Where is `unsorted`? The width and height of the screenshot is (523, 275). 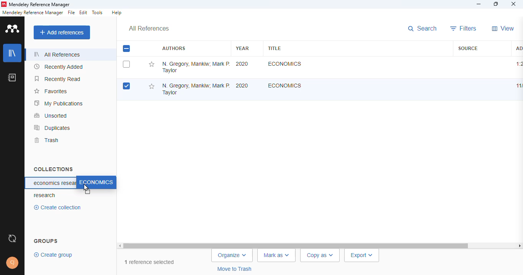 unsorted is located at coordinates (51, 115).